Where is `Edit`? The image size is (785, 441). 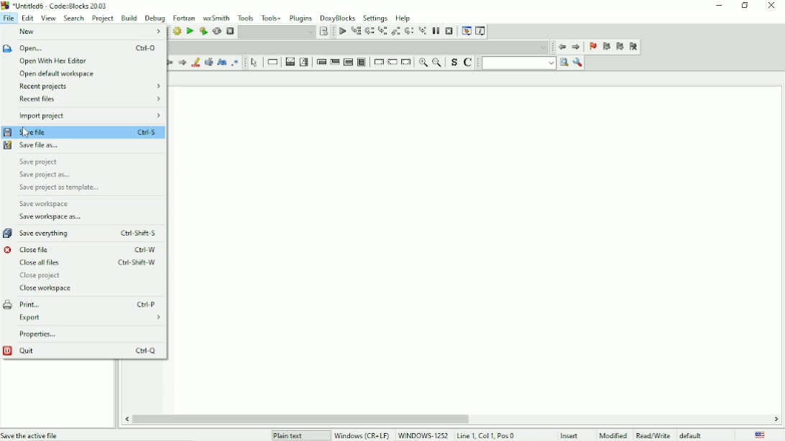 Edit is located at coordinates (28, 18).